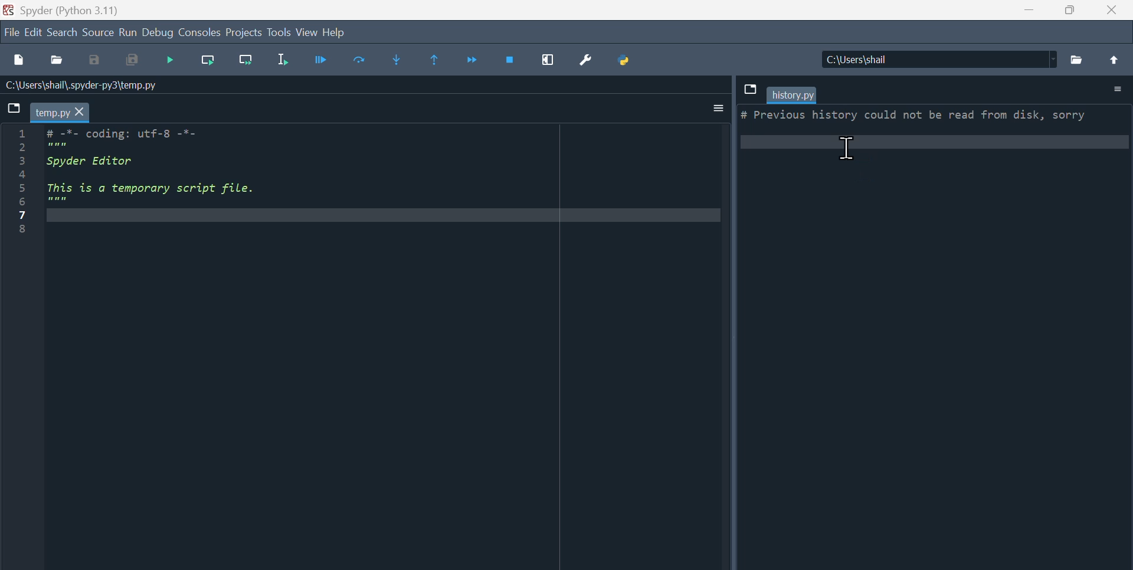 The width and height of the screenshot is (1133, 570). What do you see at coordinates (336, 31) in the screenshot?
I see `help` at bounding box center [336, 31].